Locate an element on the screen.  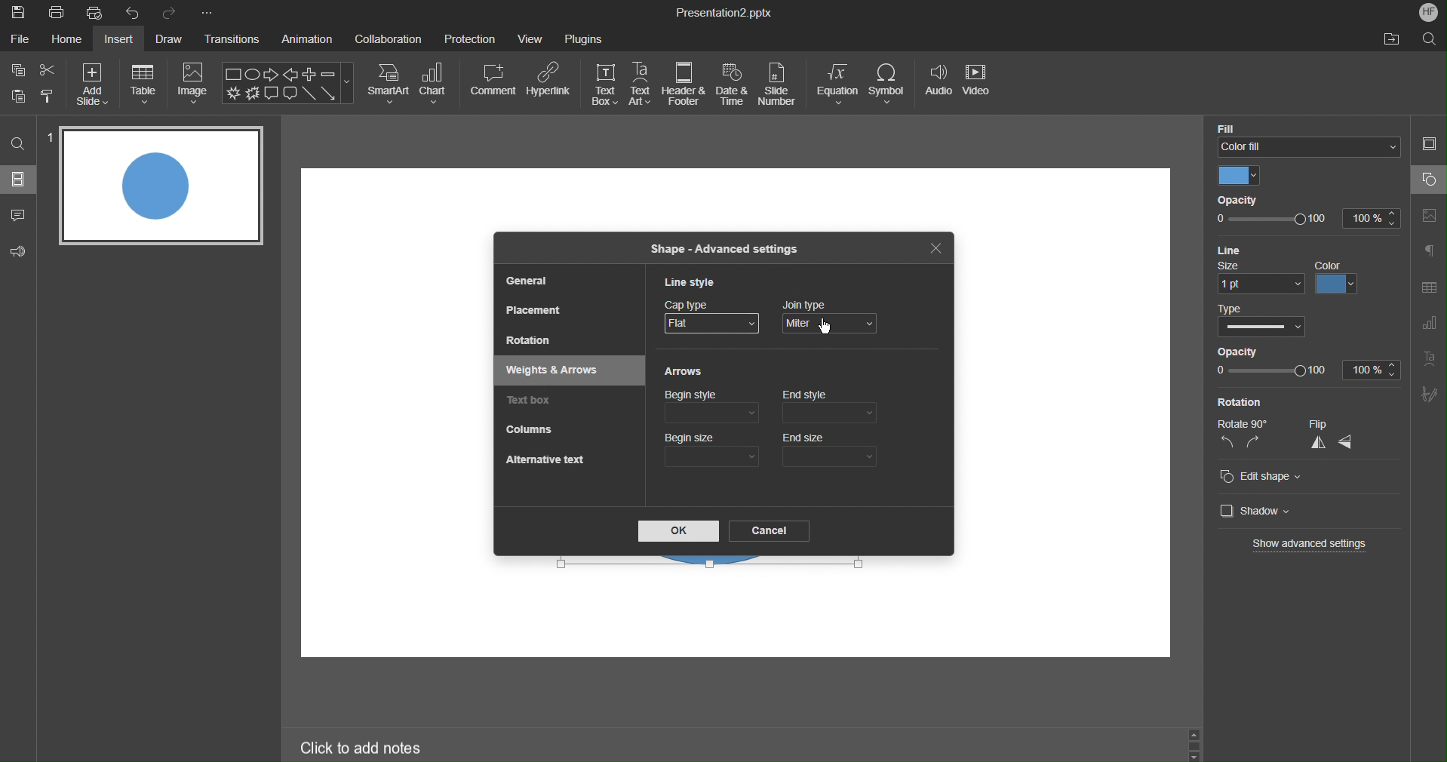
 is located at coordinates (19, 95).